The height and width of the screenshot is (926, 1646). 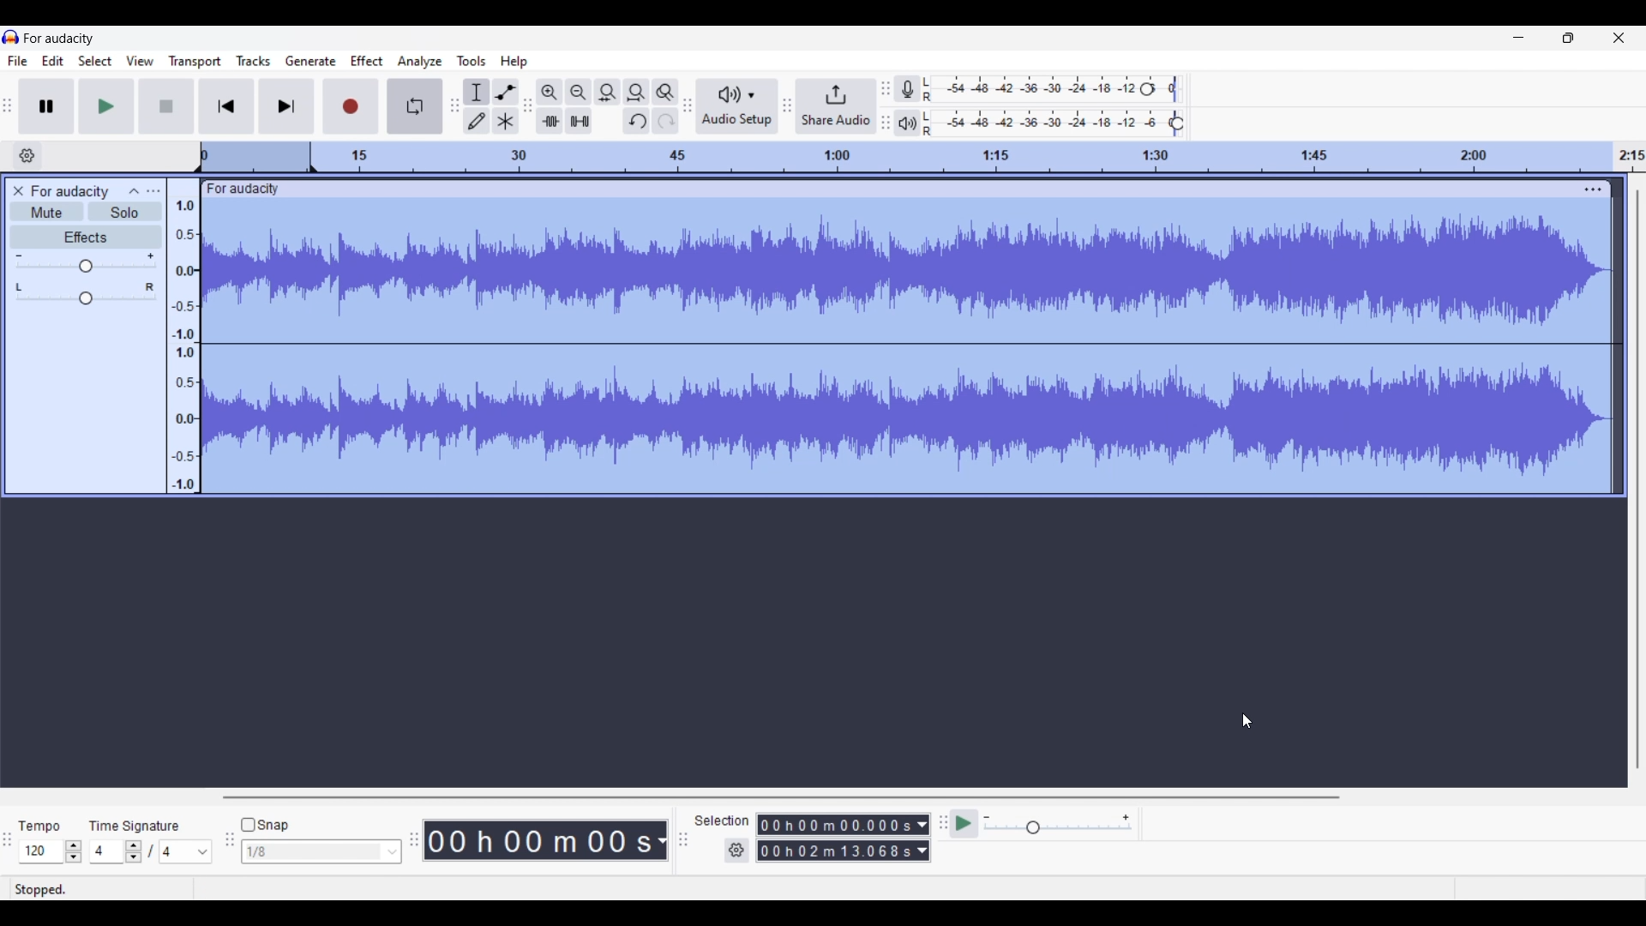 I want to click on Effects, so click(x=86, y=237).